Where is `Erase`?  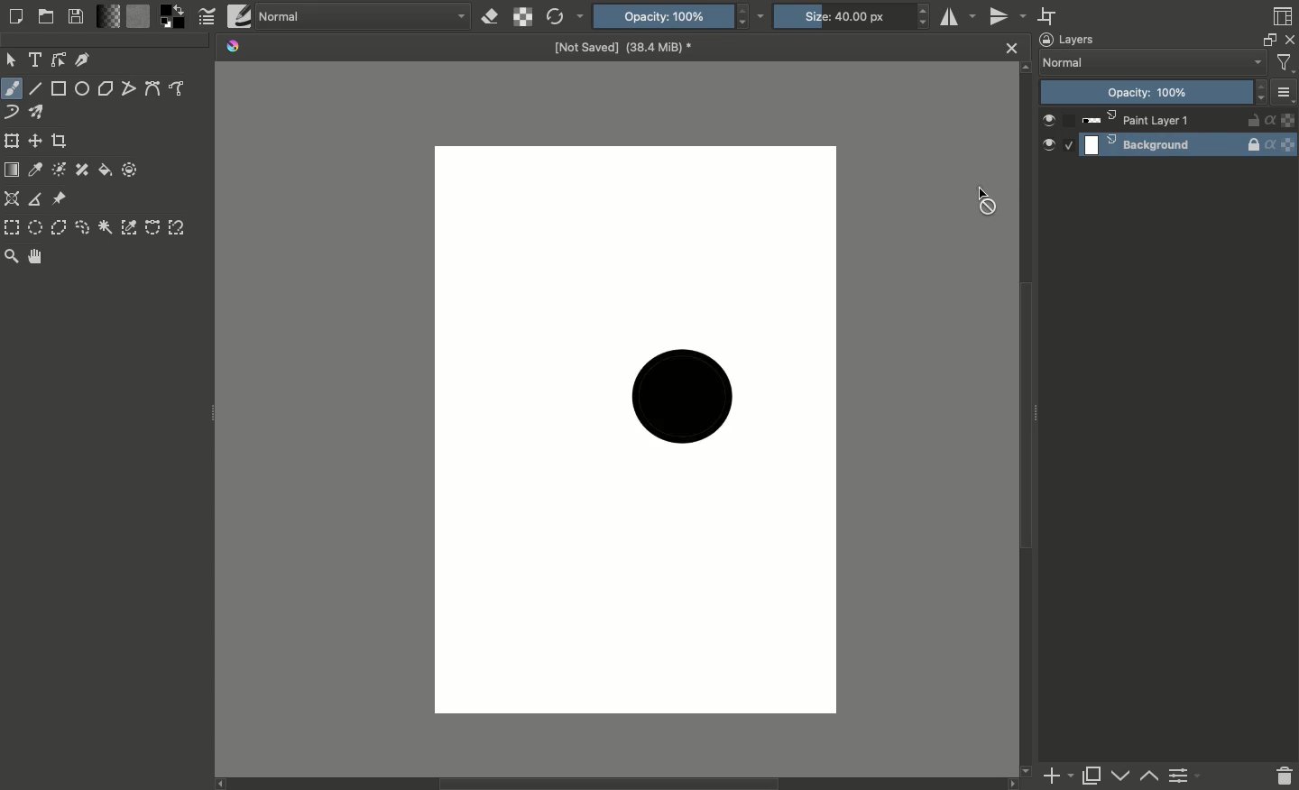 Erase is located at coordinates (493, 16).